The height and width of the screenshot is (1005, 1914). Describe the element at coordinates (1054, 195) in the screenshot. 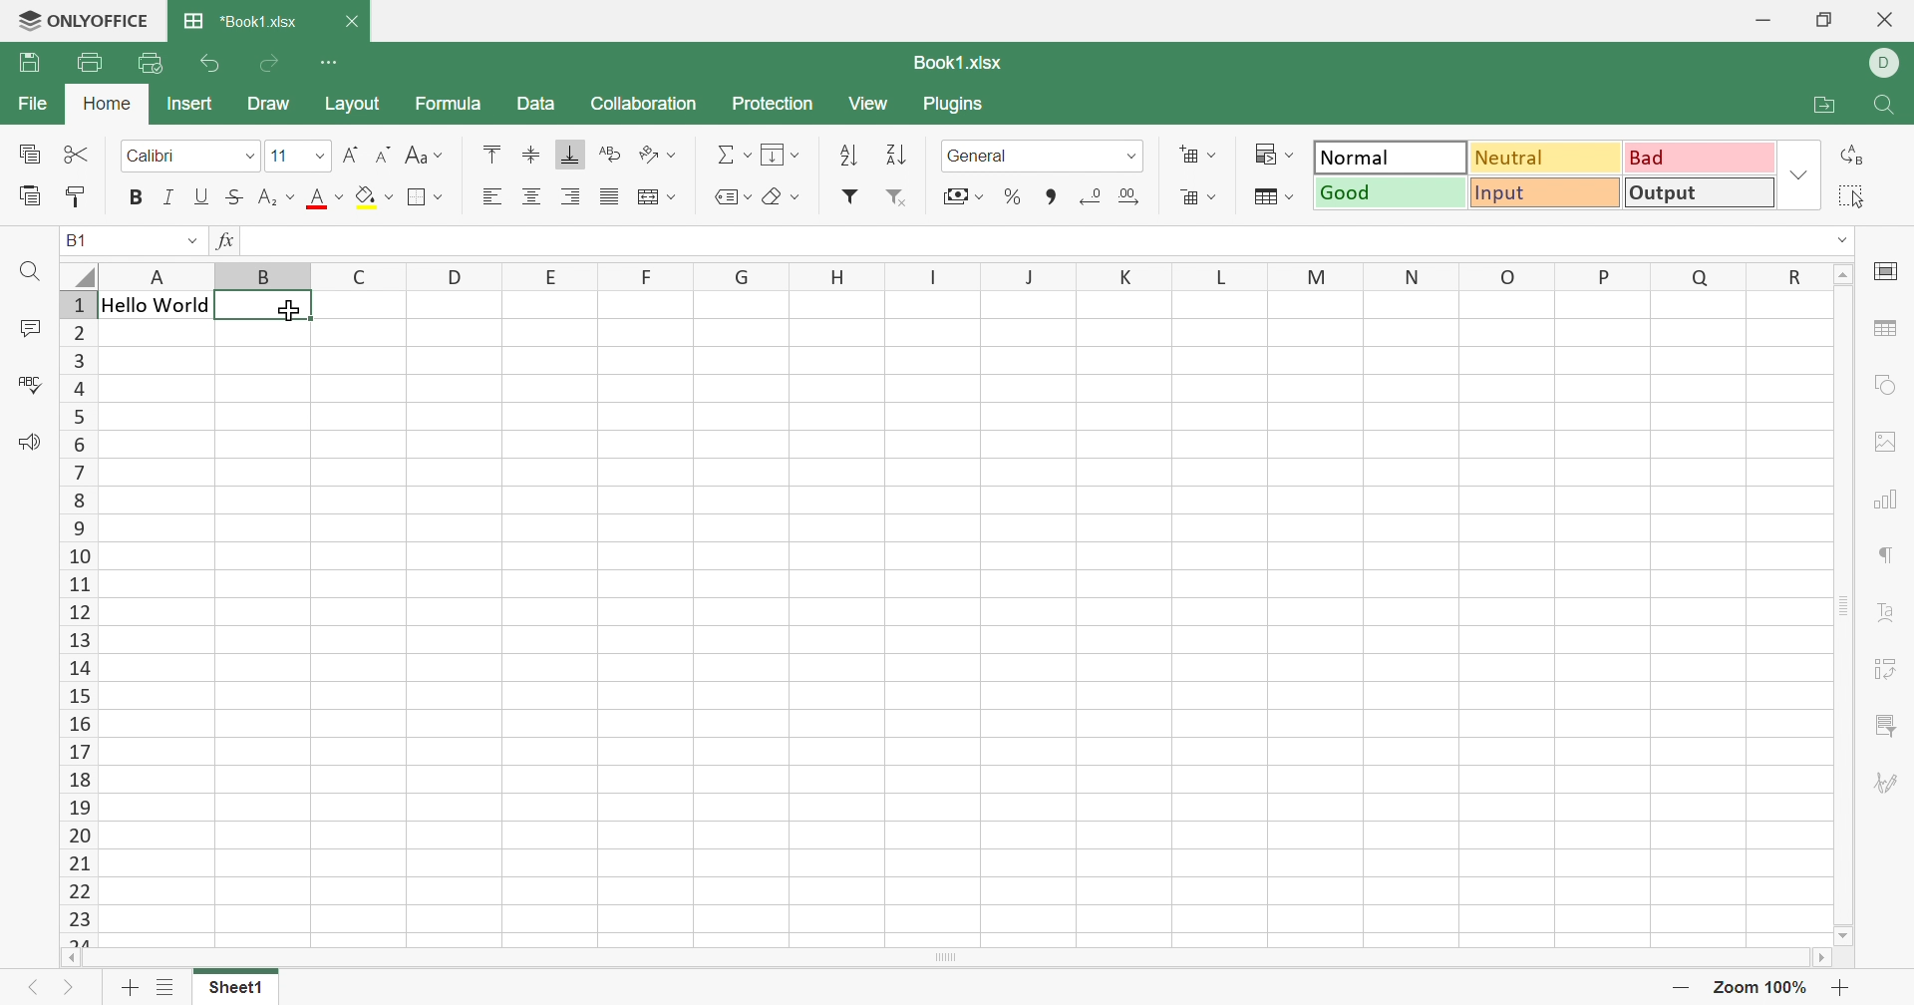

I see `Comma style` at that location.